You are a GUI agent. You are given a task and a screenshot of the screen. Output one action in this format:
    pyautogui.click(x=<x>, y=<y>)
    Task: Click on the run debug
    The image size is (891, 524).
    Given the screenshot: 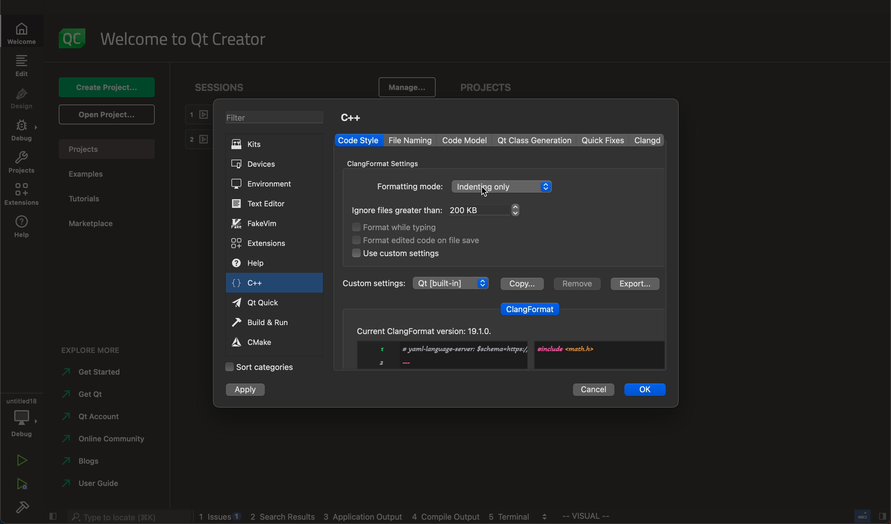 What is the action you would take?
    pyautogui.click(x=21, y=482)
    